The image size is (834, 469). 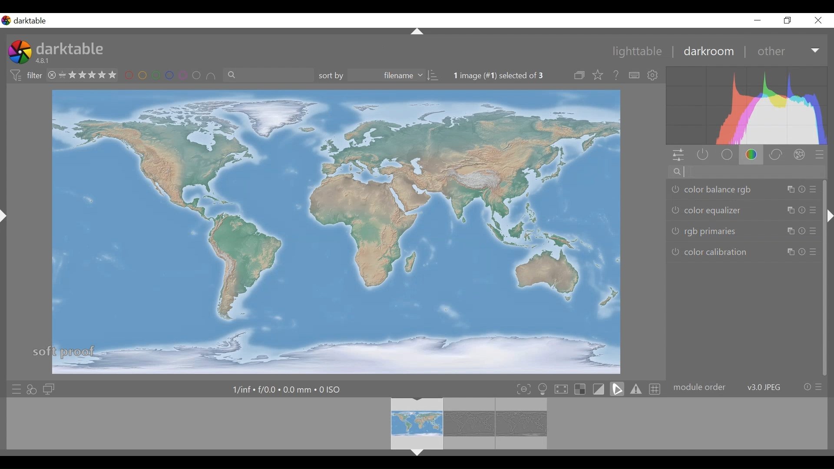 What do you see at coordinates (635, 389) in the screenshot?
I see `toggle gamut checking` at bounding box center [635, 389].